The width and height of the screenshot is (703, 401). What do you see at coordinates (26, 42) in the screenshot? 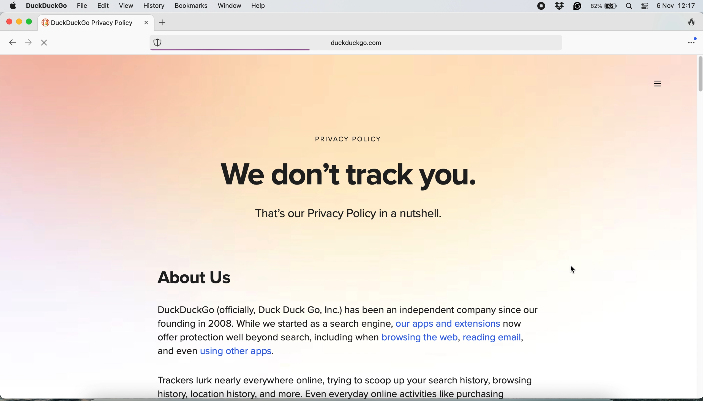
I see `go forward` at bounding box center [26, 42].